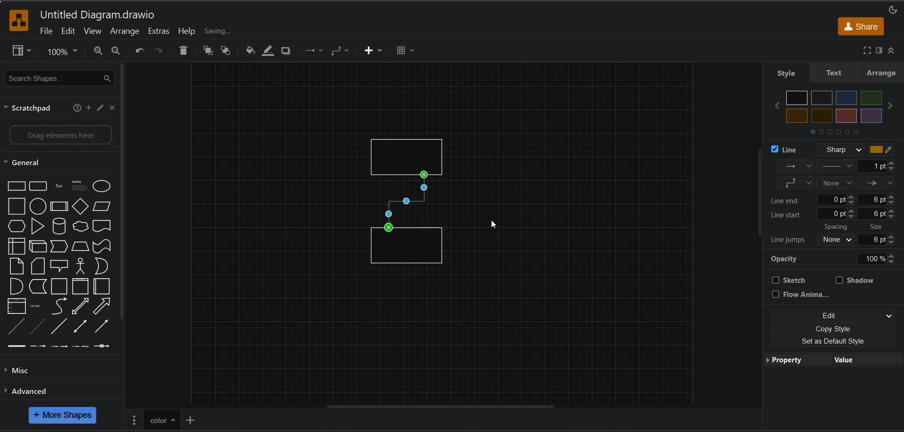 The height and width of the screenshot is (432, 904). Describe the element at coordinates (135, 419) in the screenshot. I see `pages` at that location.